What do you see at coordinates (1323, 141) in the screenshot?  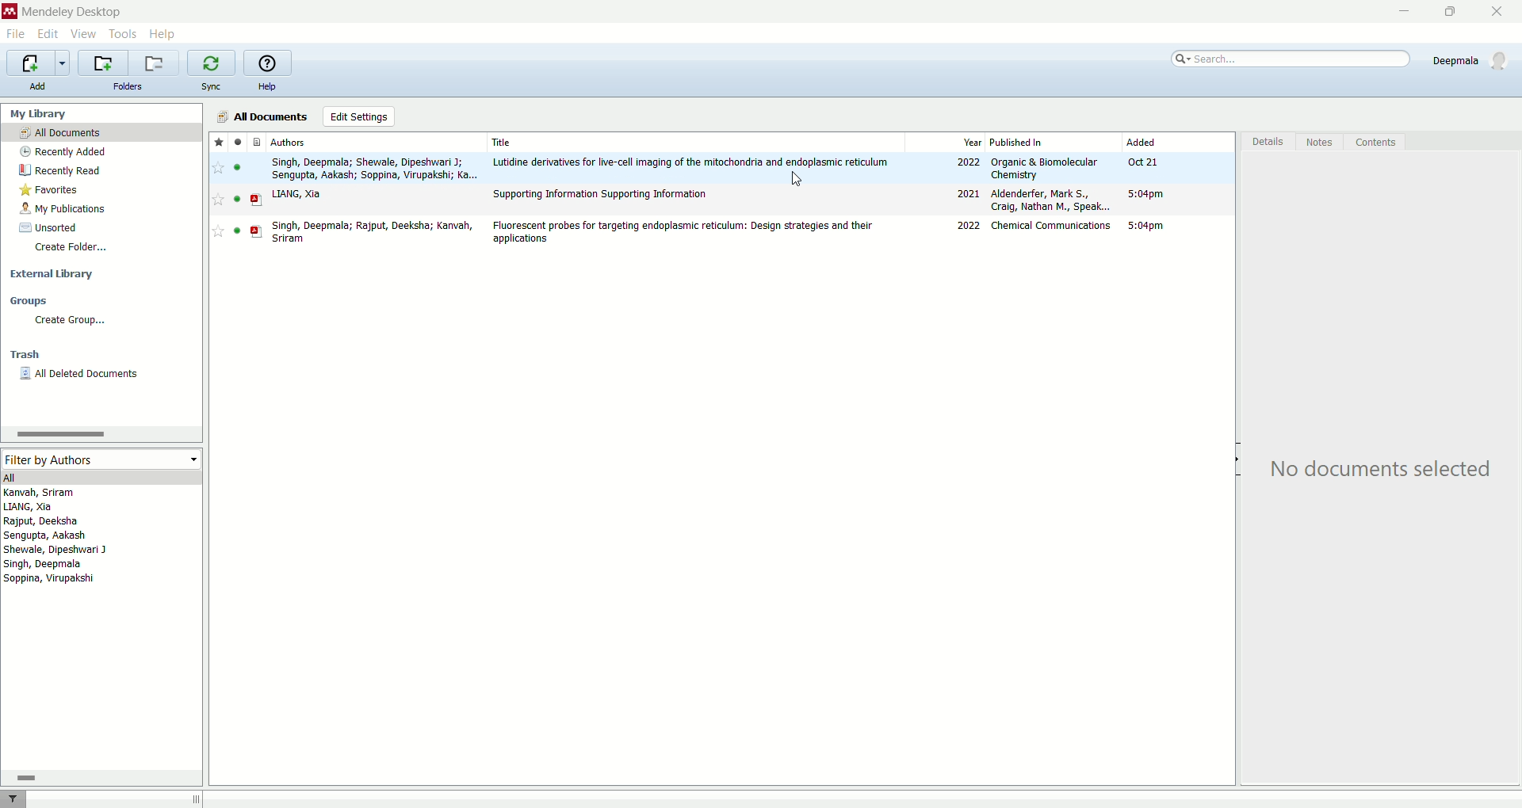 I see `notes` at bounding box center [1323, 141].